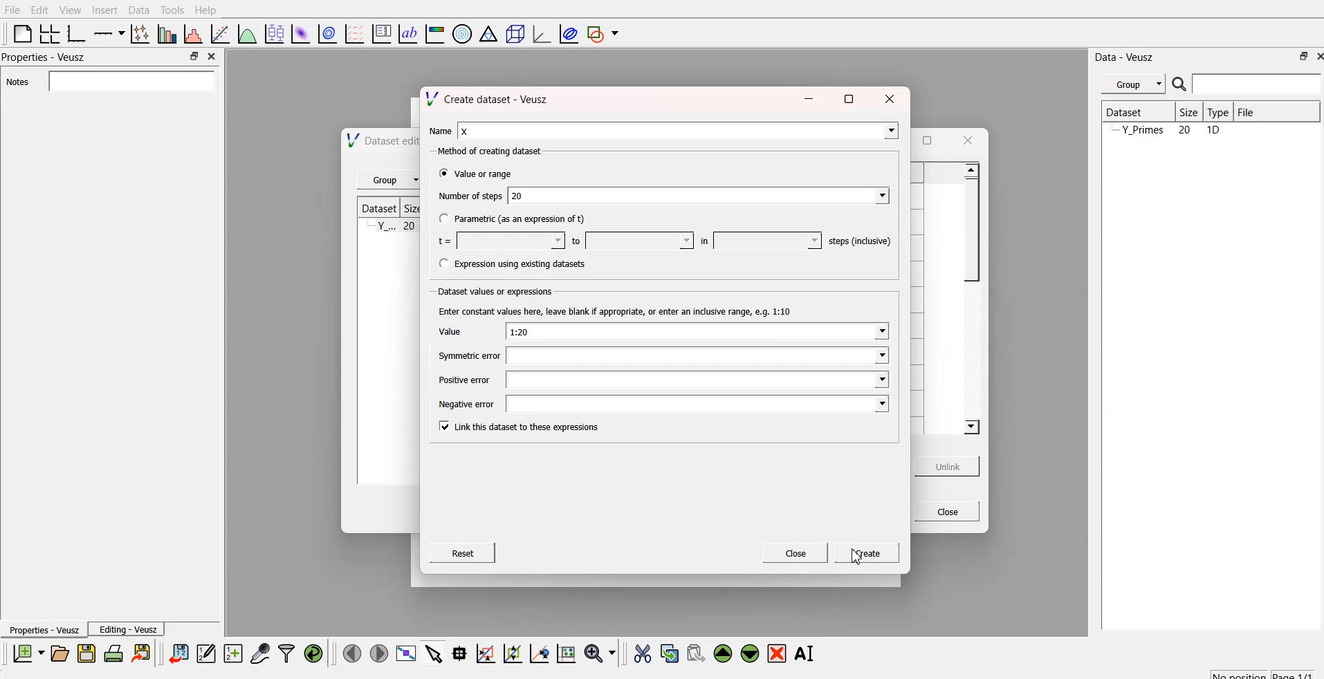 Image resolution: width=1324 pixels, height=679 pixels. I want to click on ® Value or range, so click(476, 172).